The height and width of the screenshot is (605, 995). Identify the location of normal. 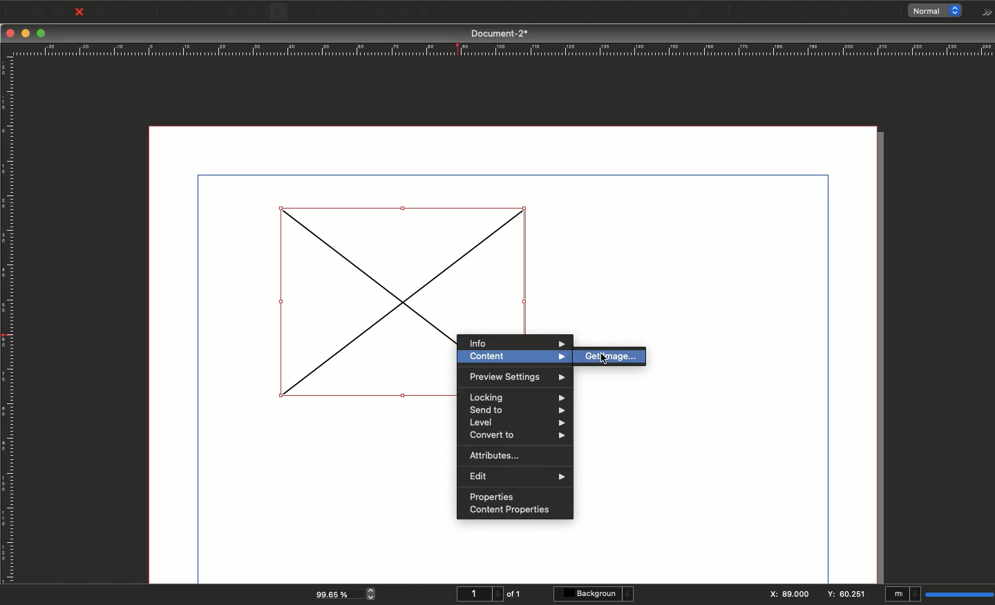
(938, 11).